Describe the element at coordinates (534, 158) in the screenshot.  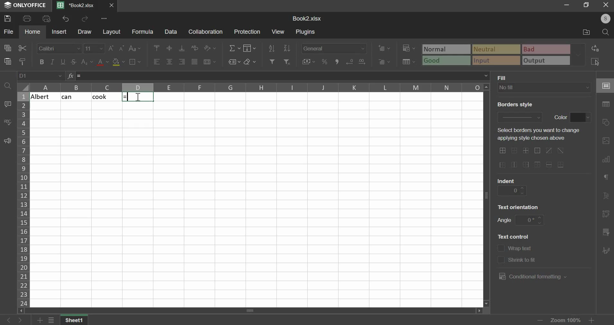
I see `border options` at that location.